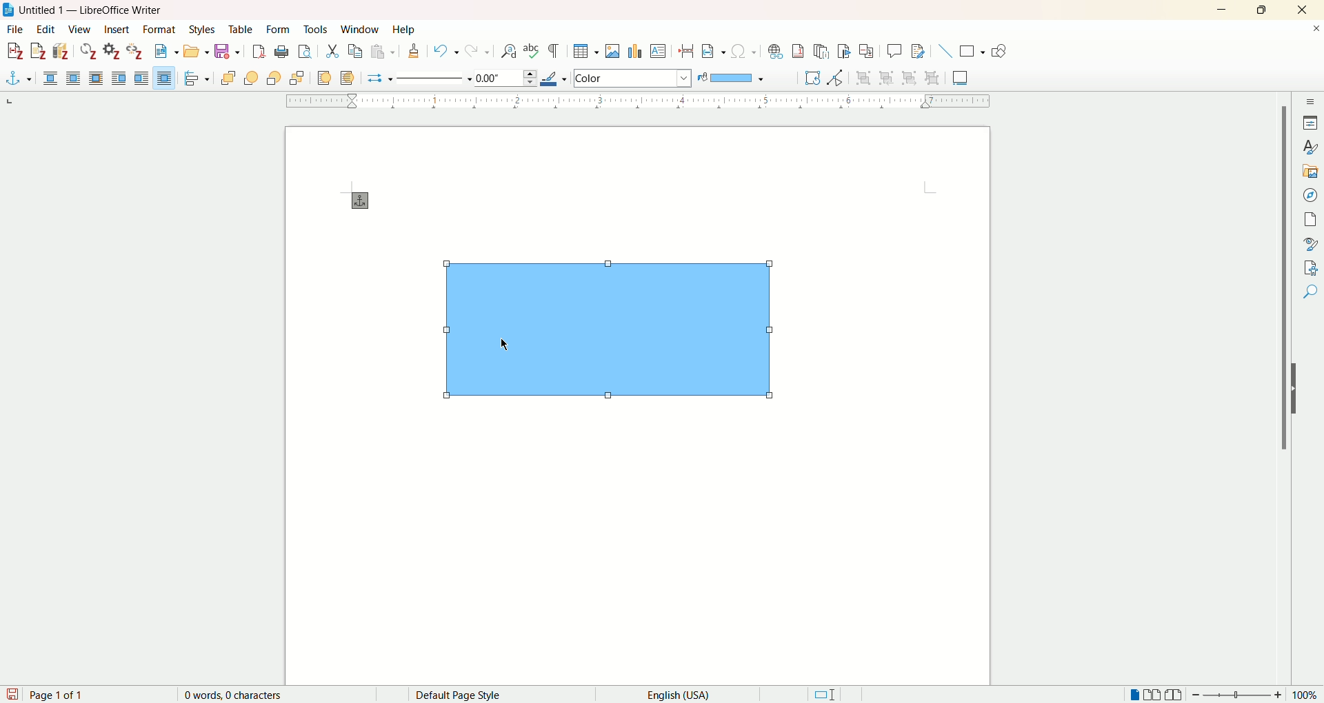  Describe the element at coordinates (73, 79) in the screenshot. I see `parallel` at that location.